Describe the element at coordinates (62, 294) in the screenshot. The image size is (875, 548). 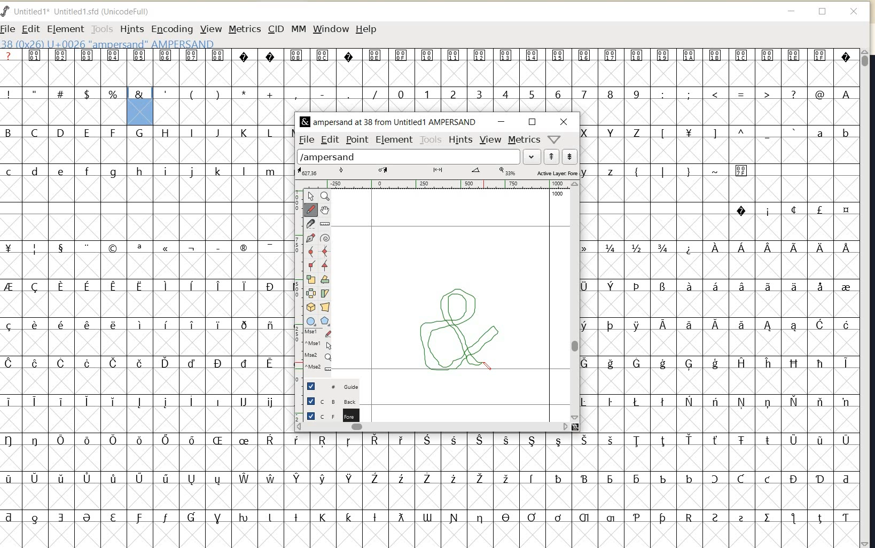
I see `glyph characters` at that location.